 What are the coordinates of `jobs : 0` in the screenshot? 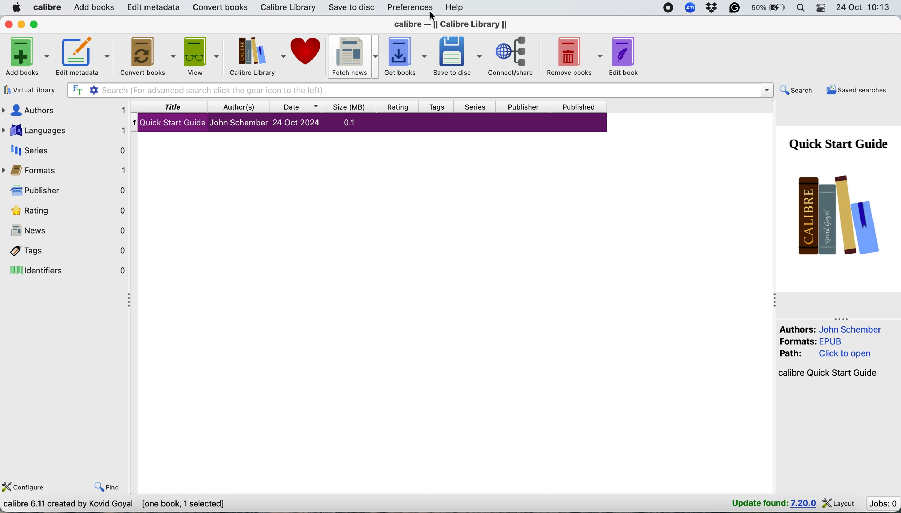 It's located at (882, 503).